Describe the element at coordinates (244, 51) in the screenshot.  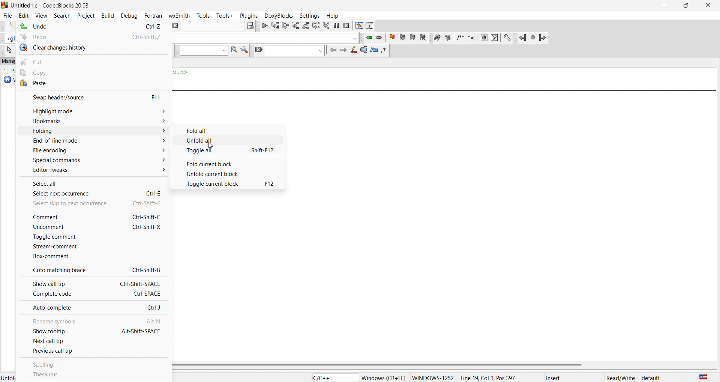
I see `settings` at that location.